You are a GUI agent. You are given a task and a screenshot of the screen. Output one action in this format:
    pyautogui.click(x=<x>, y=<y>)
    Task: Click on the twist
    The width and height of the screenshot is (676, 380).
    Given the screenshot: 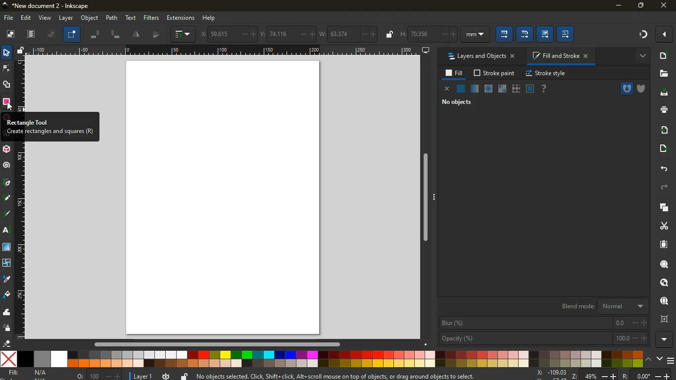 What is the action you would take?
    pyautogui.click(x=7, y=264)
    